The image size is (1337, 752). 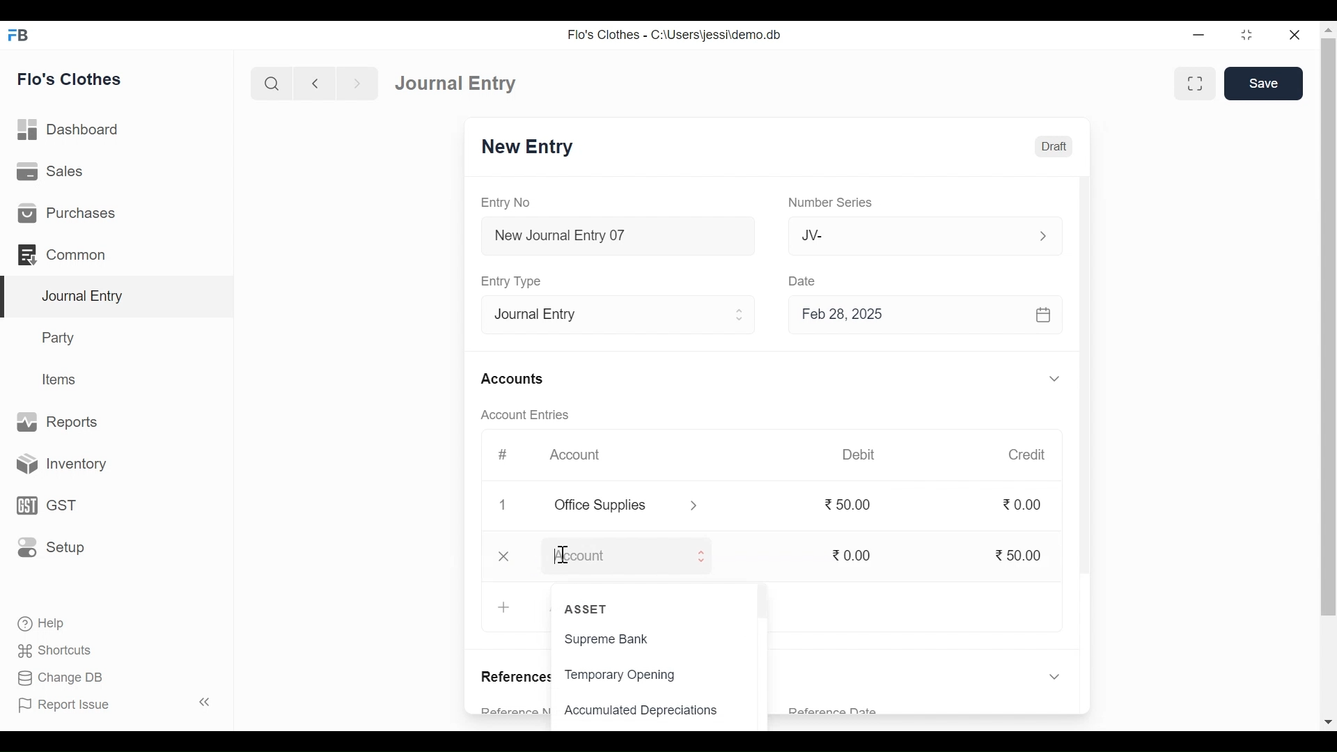 I want to click on Expand, so click(x=1050, y=236).